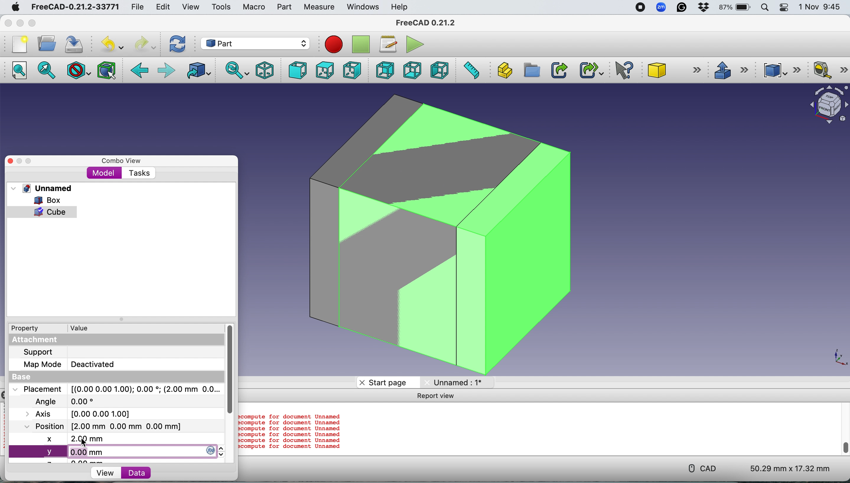 The width and height of the screenshot is (850, 483). Describe the element at coordinates (8, 23) in the screenshot. I see `Close` at that location.